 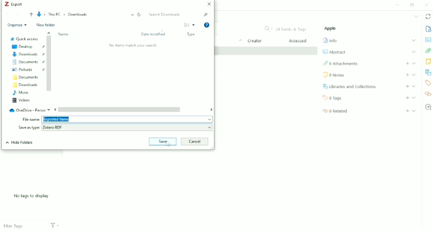 I want to click on Type, so click(x=192, y=35).